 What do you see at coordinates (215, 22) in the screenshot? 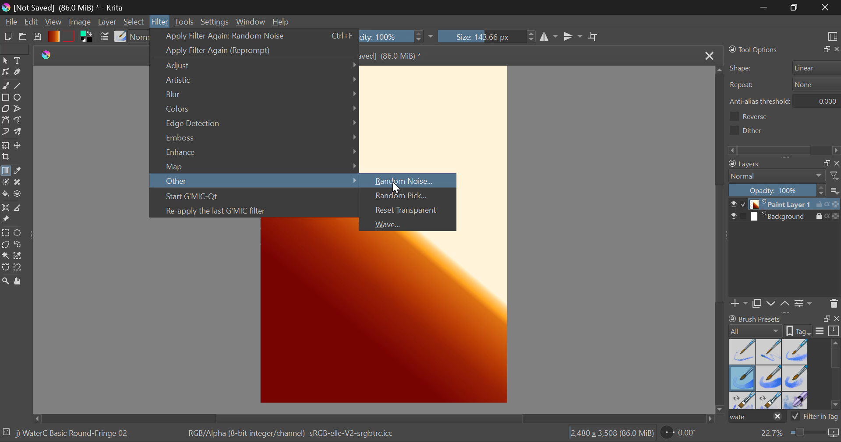
I see `Settings` at bounding box center [215, 22].